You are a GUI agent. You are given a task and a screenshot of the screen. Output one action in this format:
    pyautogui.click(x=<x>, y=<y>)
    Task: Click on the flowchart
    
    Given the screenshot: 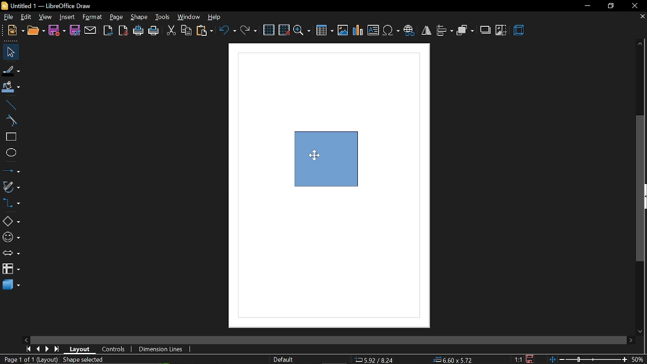 What is the action you would take?
    pyautogui.click(x=11, y=268)
    